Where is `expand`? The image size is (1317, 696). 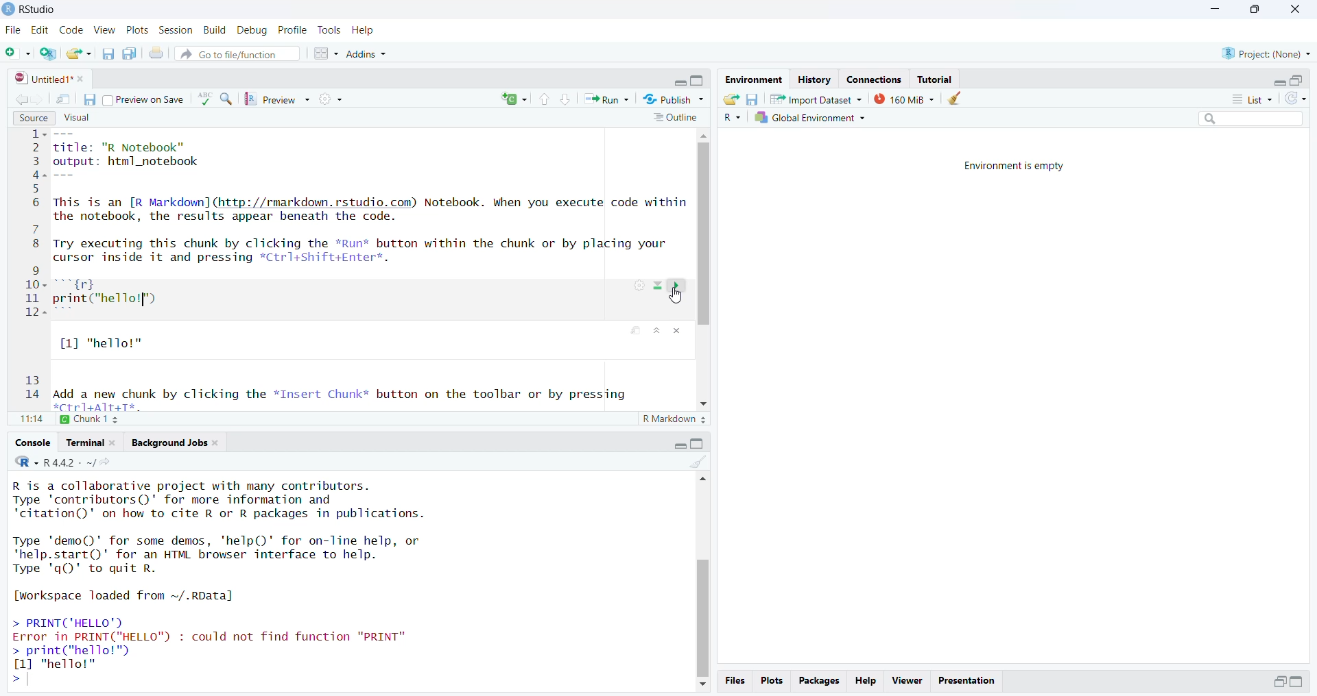
expand is located at coordinates (680, 443).